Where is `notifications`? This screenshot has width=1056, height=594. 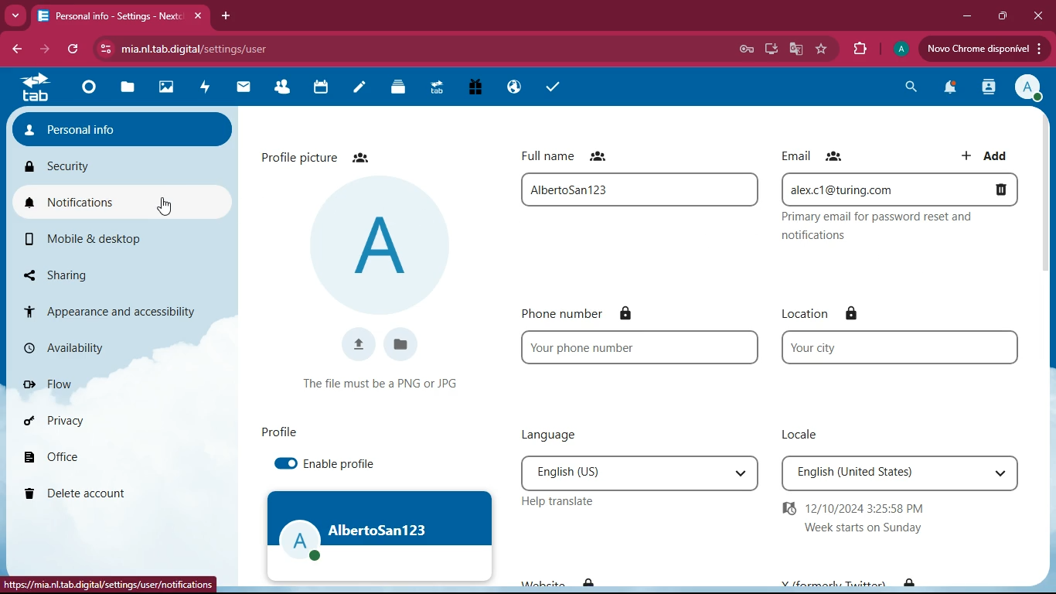 notifications is located at coordinates (121, 200).